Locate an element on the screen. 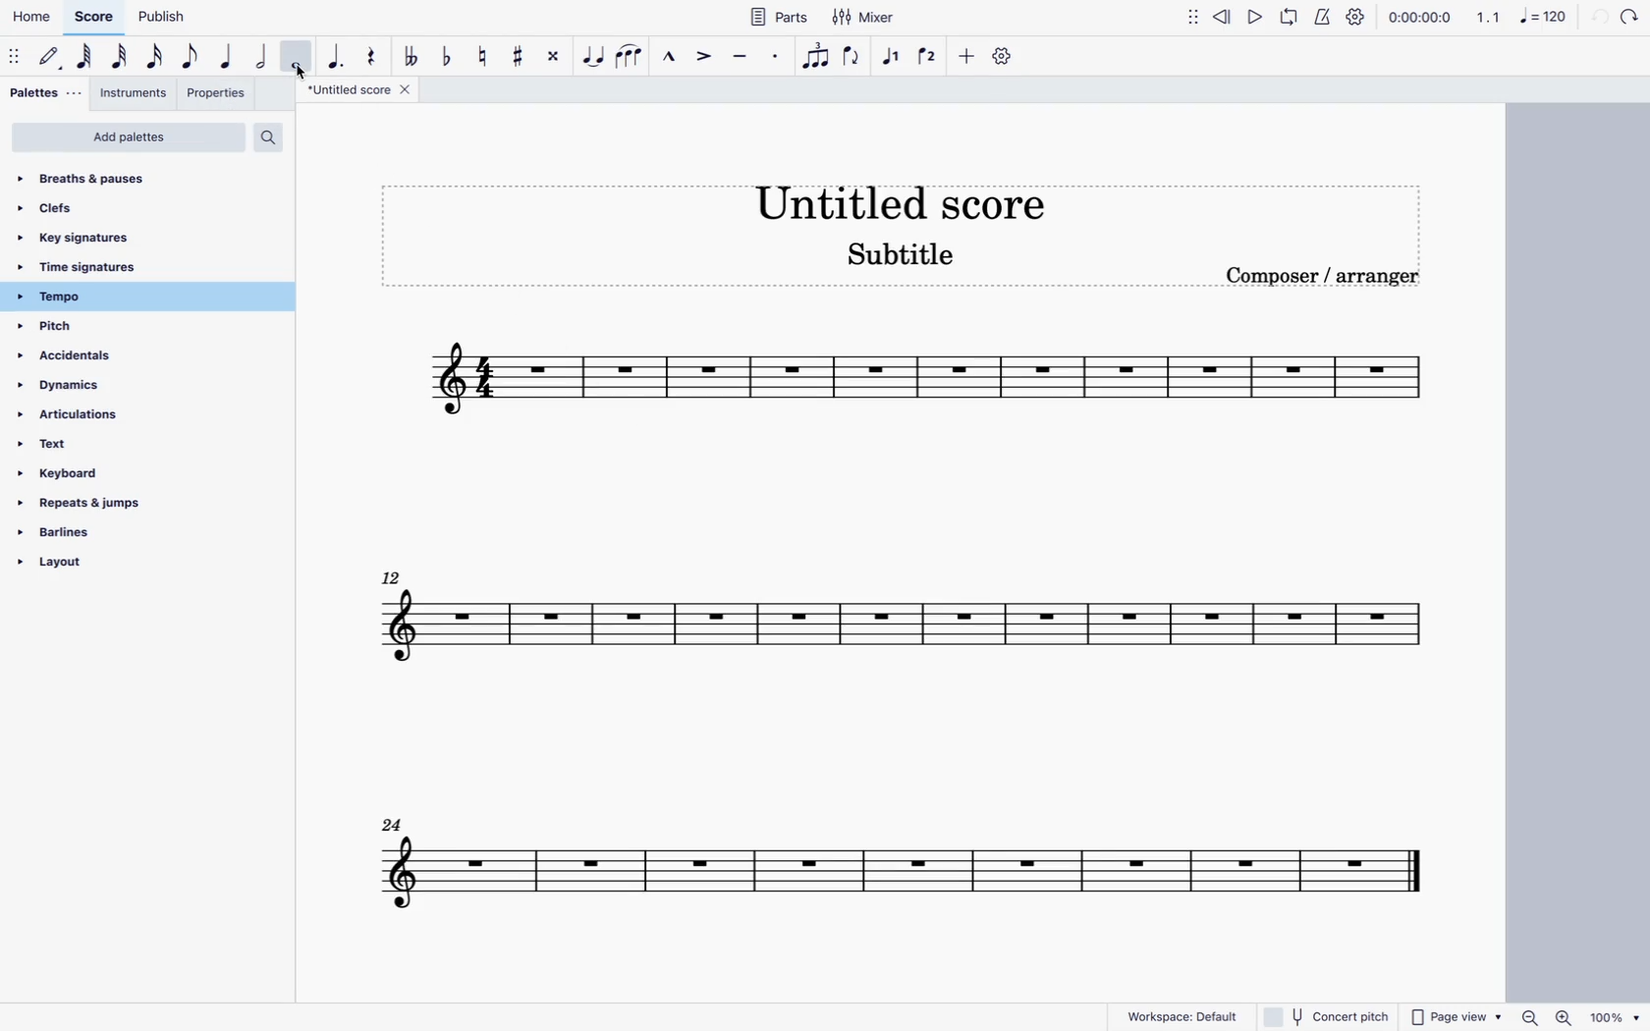 The height and width of the screenshot is (1031, 1650). tempo is located at coordinates (140, 298).